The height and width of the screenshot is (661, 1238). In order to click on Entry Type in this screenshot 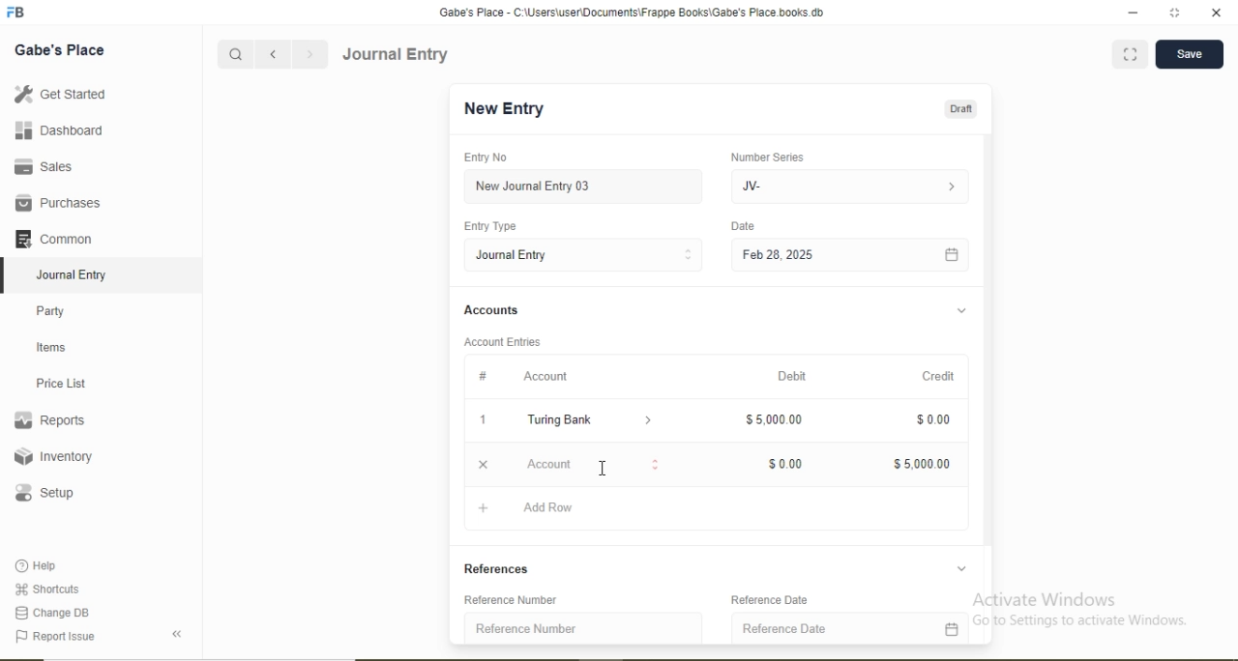, I will do `click(488, 226)`.